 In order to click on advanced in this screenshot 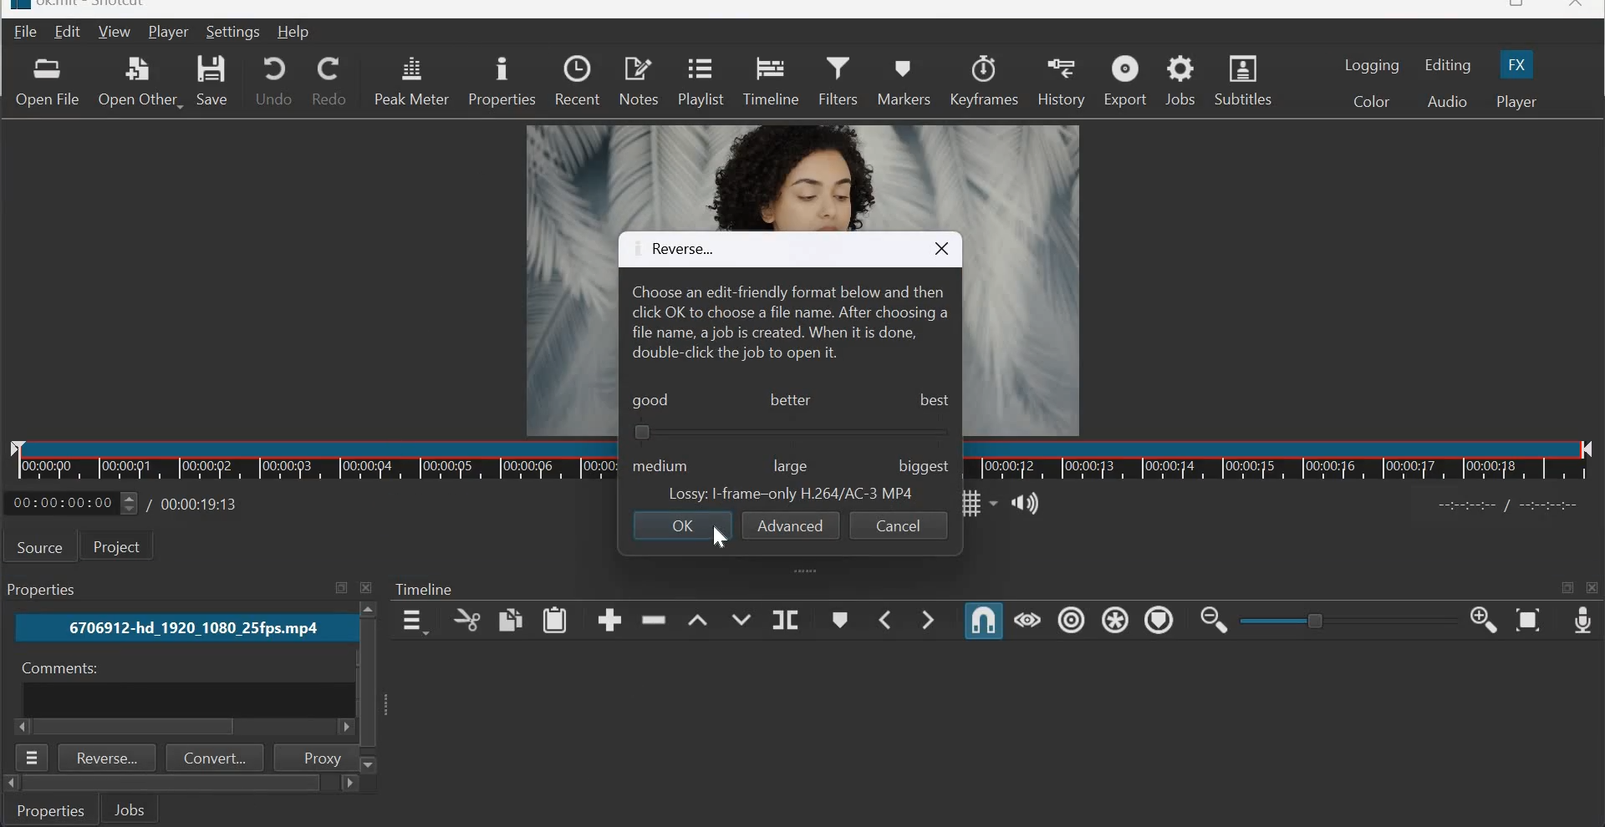, I will do `click(791, 525)`.